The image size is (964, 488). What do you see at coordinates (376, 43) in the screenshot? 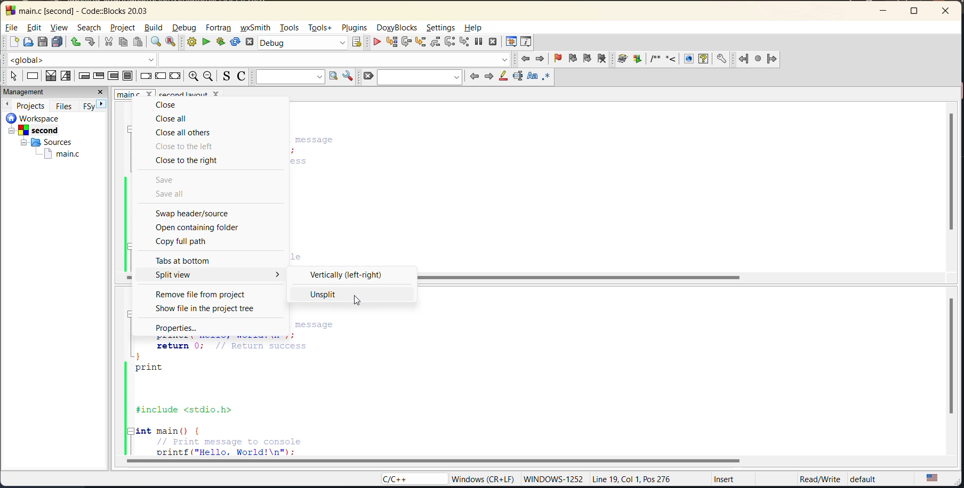
I see `debug/continue` at bounding box center [376, 43].